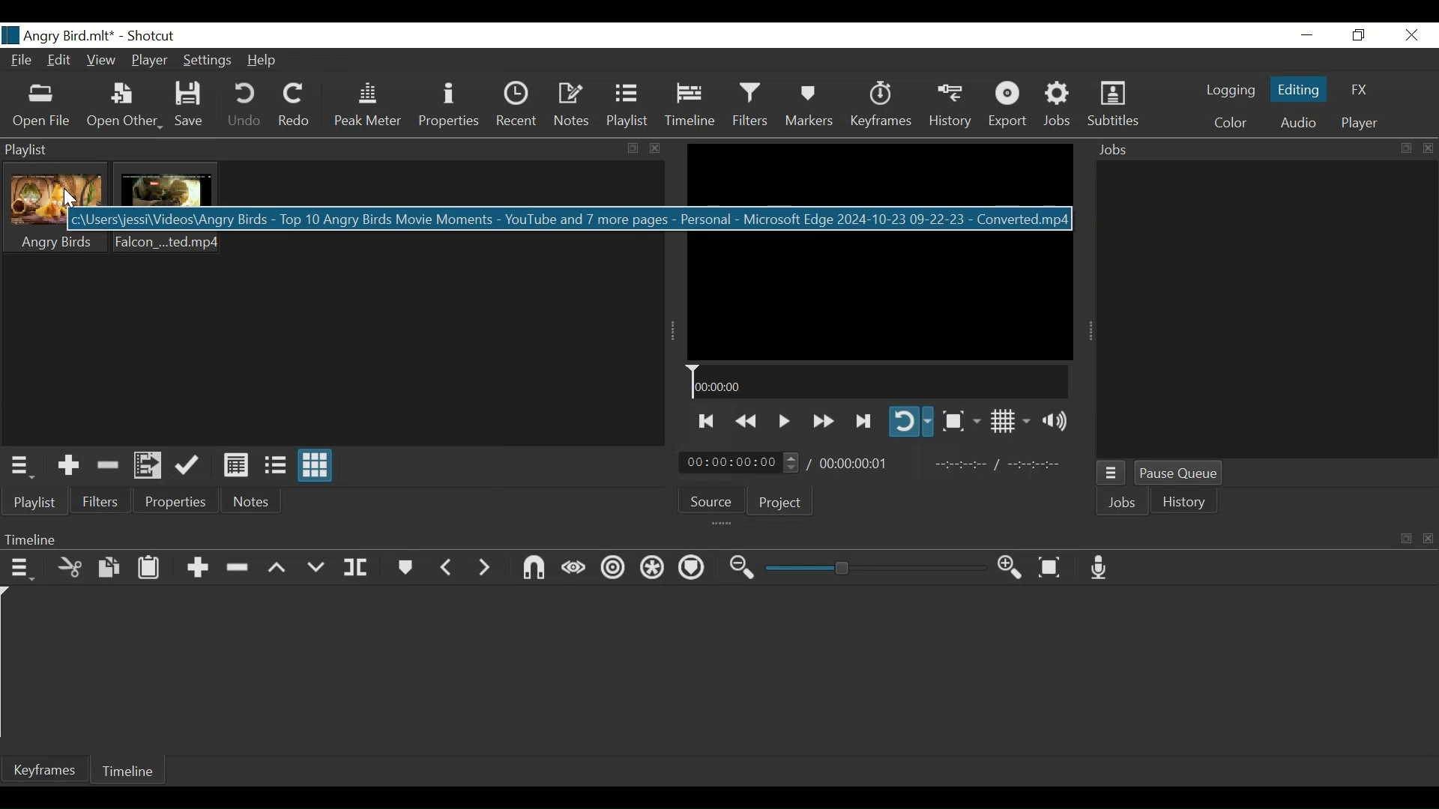 This screenshot has height=809, width=1439. What do you see at coordinates (253, 503) in the screenshot?
I see `Notes` at bounding box center [253, 503].